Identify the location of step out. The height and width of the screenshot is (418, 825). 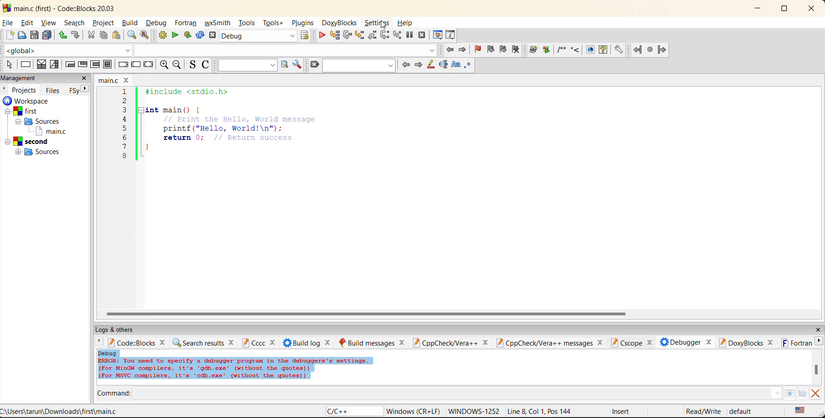
(372, 35).